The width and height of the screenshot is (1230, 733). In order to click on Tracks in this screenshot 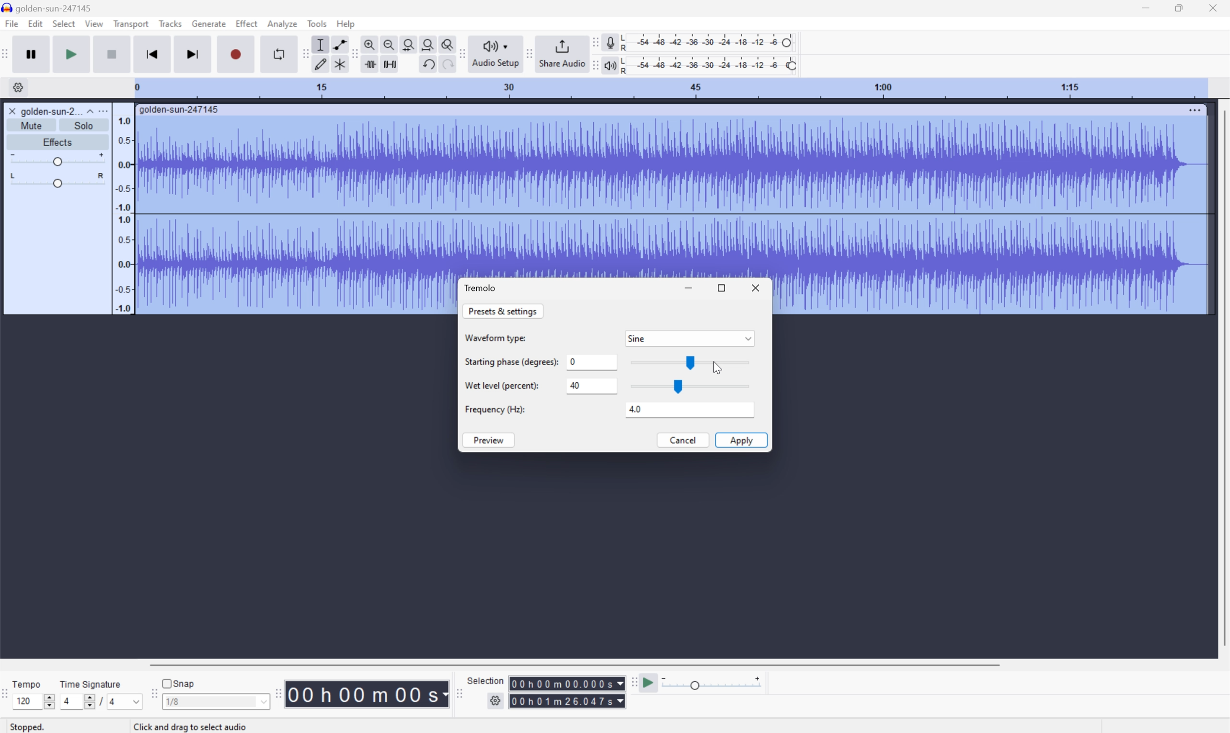, I will do `click(171, 23)`.